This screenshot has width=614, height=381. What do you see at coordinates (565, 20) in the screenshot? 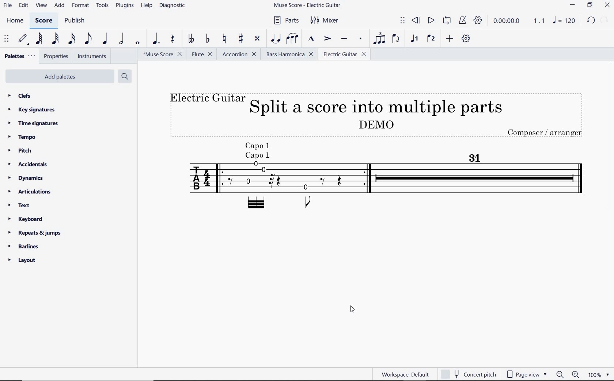
I see `NOTE` at bounding box center [565, 20].